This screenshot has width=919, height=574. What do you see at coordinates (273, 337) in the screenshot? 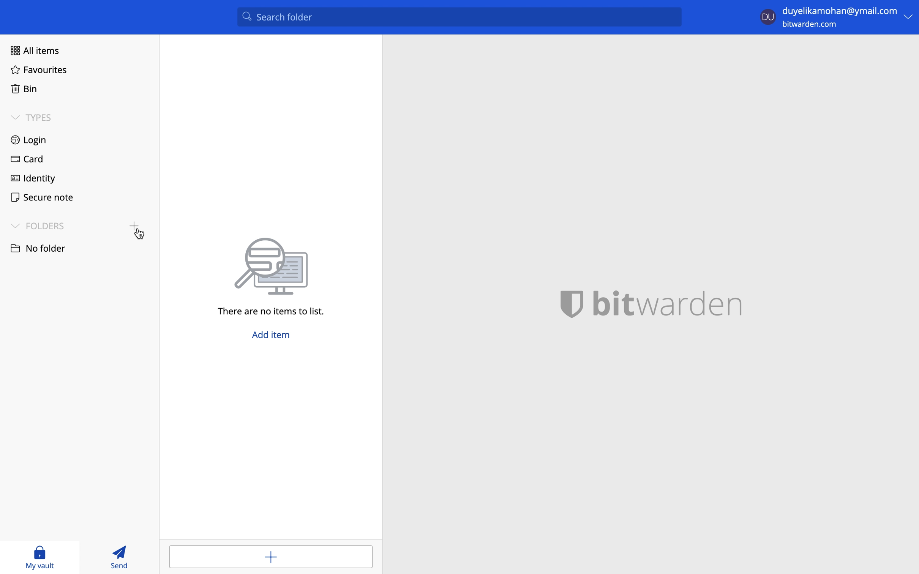
I see `add item` at bounding box center [273, 337].